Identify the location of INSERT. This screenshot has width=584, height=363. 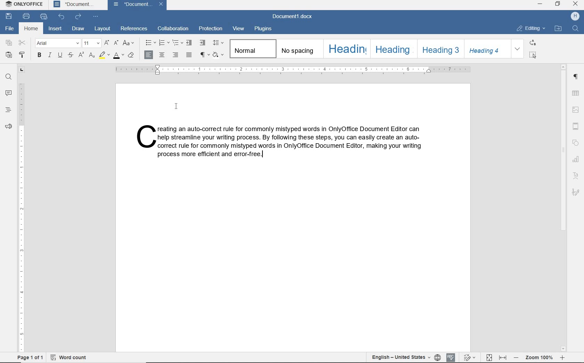
(55, 28).